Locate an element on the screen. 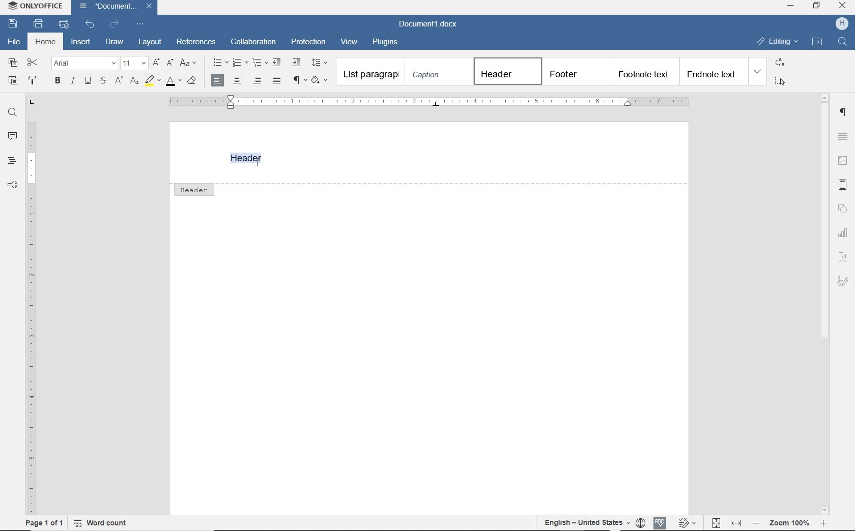 The image size is (855, 531). No Spacing is located at coordinates (437, 72).